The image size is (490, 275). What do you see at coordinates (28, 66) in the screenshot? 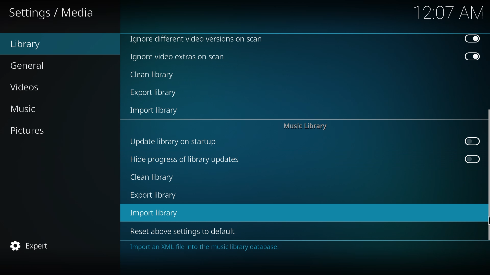
I see `general` at bounding box center [28, 66].